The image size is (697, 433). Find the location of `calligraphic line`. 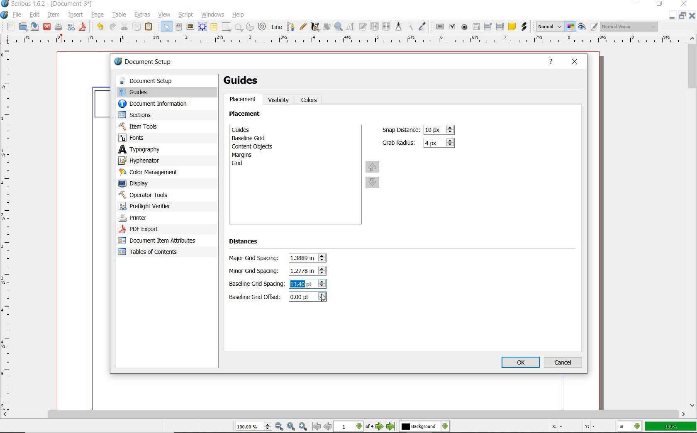

calligraphic line is located at coordinates (316, 27).